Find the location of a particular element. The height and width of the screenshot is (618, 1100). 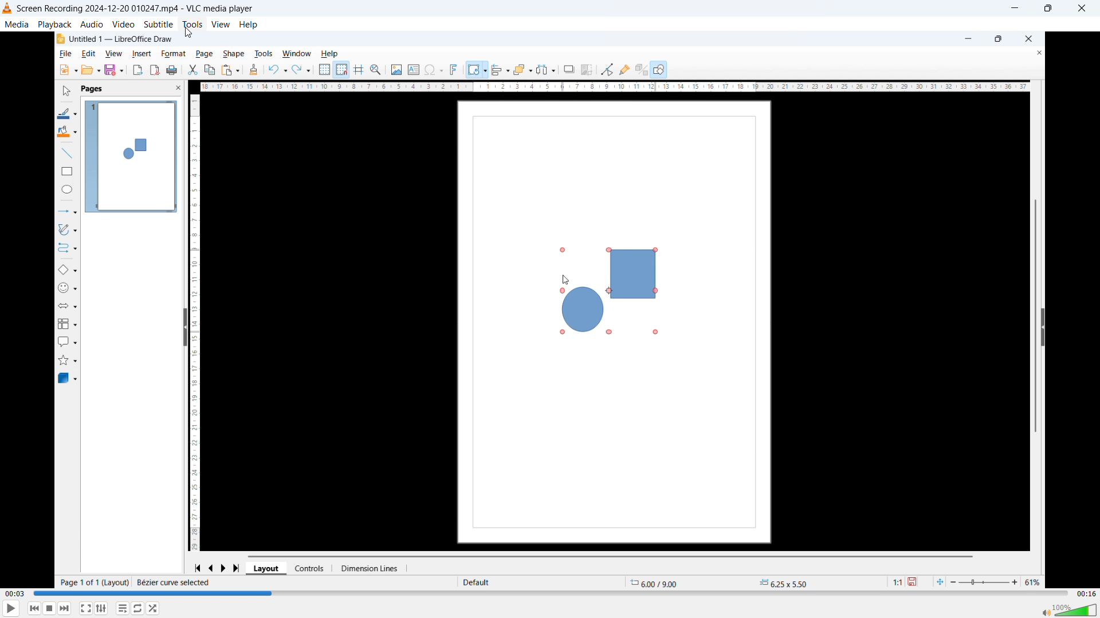

audio is located at coordinates (92, 25).